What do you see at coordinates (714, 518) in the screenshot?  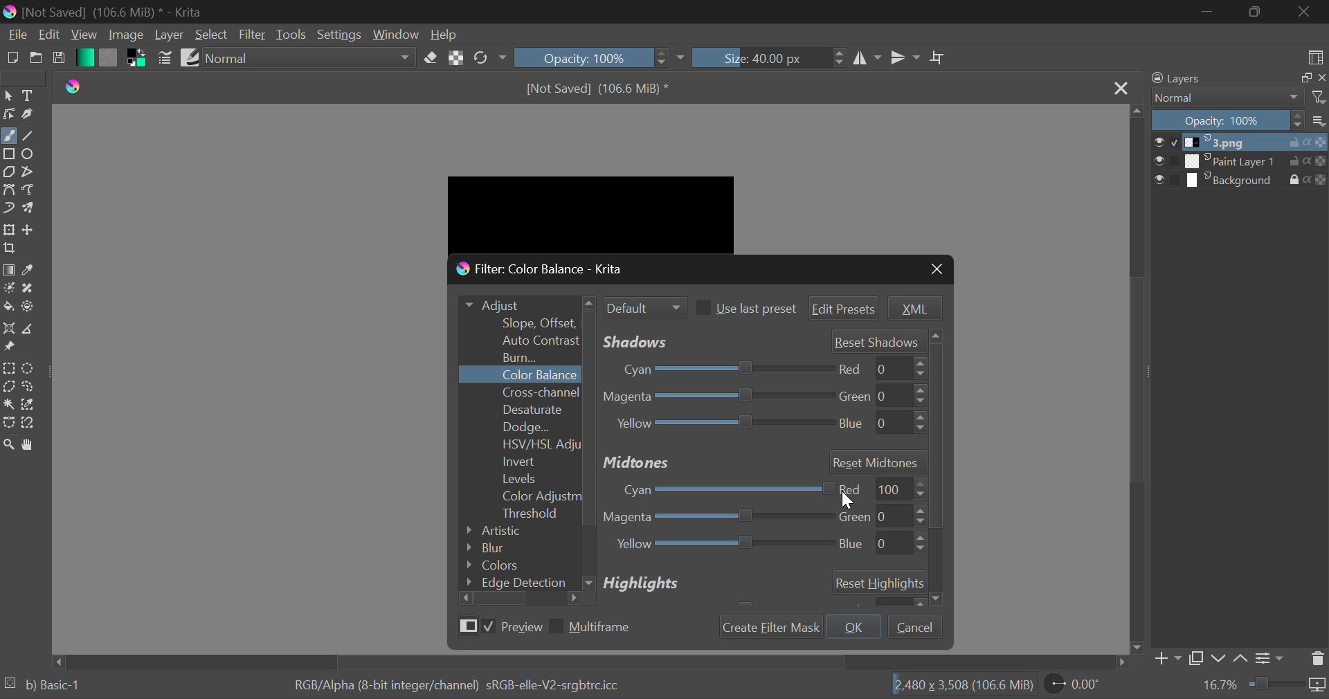 I see `Magenta-Green Adjustment Slider ` at bounding box center [714, 518].